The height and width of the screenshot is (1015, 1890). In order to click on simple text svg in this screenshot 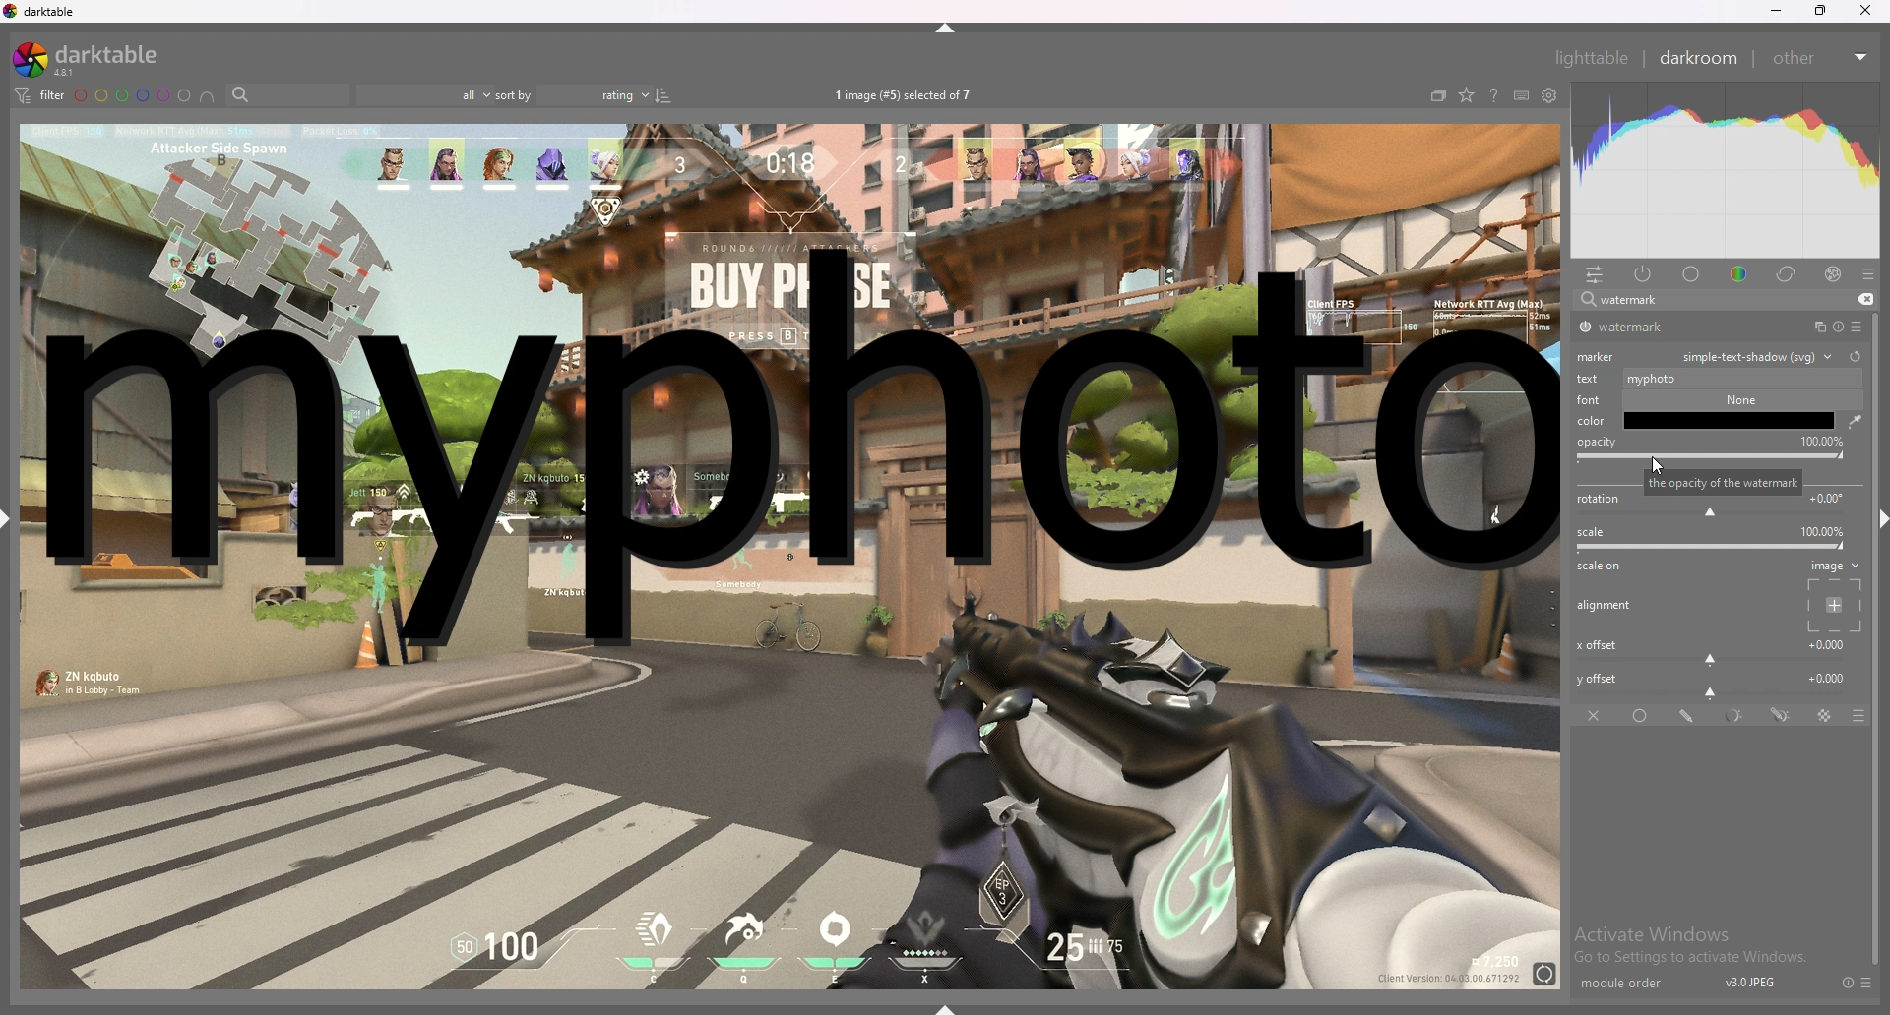, I will do `click(1734, 457)`.